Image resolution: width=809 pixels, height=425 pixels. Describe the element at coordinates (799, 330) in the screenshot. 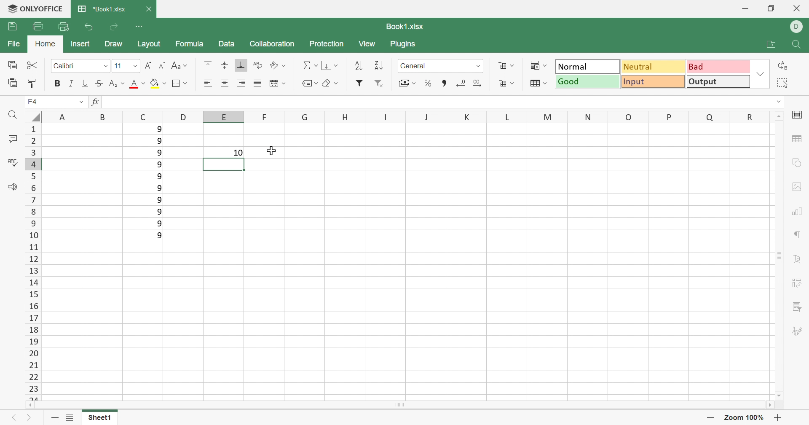

I see `Signature settings` at that location.